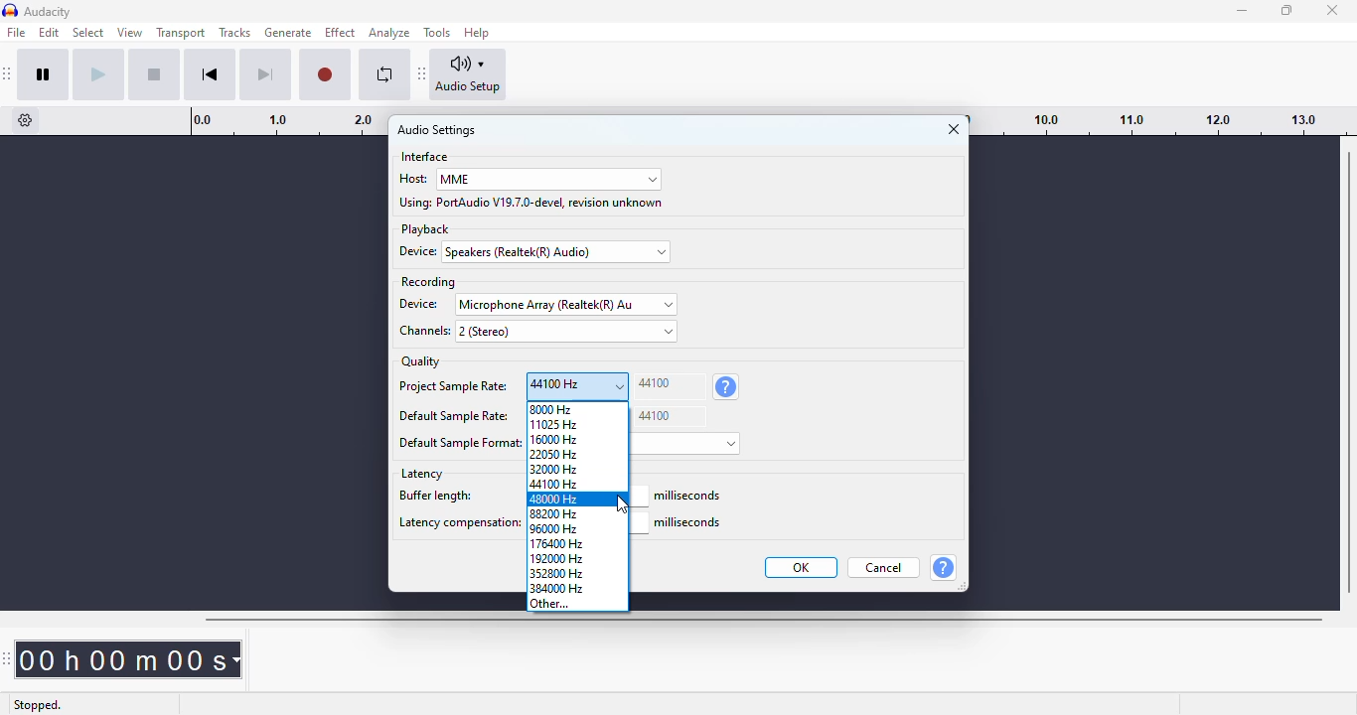  Describe the element at coordinates (385, 74) in the screenshot. I see `enable looping` at that location.